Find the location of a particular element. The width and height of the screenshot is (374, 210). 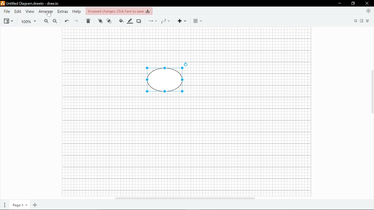

Zoom out is located at coordinates (55, 21).